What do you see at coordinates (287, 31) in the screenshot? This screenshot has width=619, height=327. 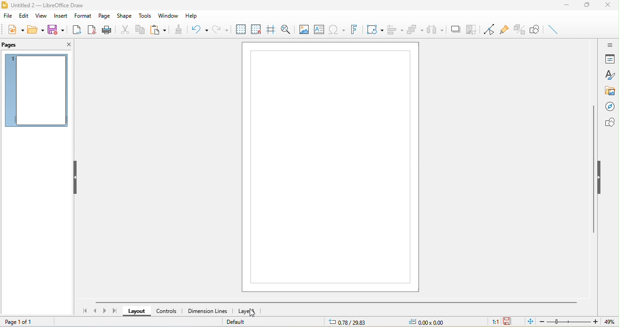 I see `zoom and pan` at bounding box center [287, 31].